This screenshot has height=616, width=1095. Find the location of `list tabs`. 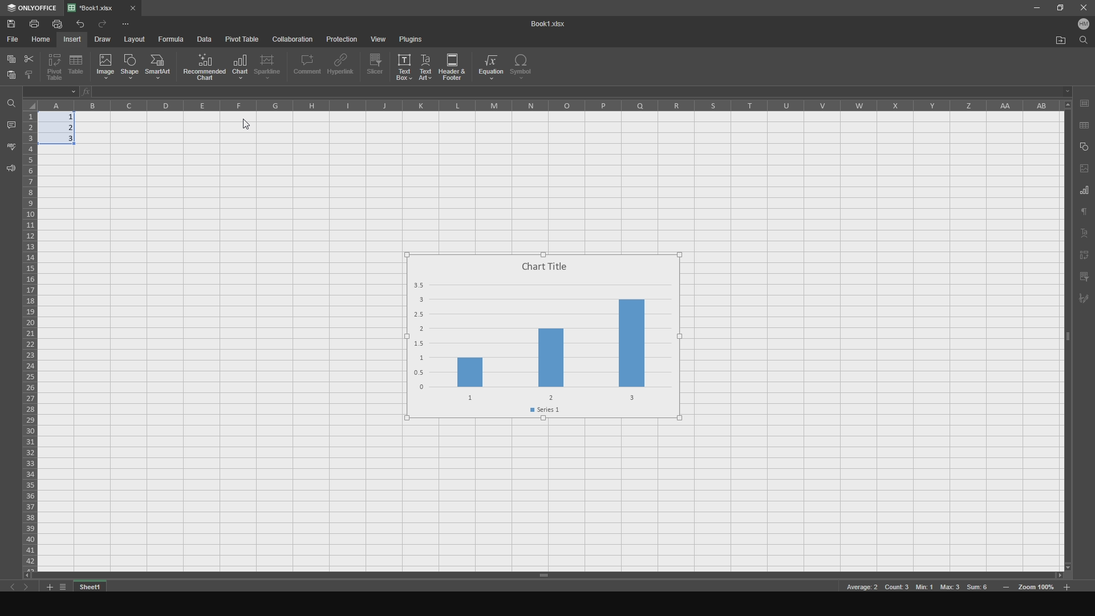

list tabs is located at coordinates (64, 586).